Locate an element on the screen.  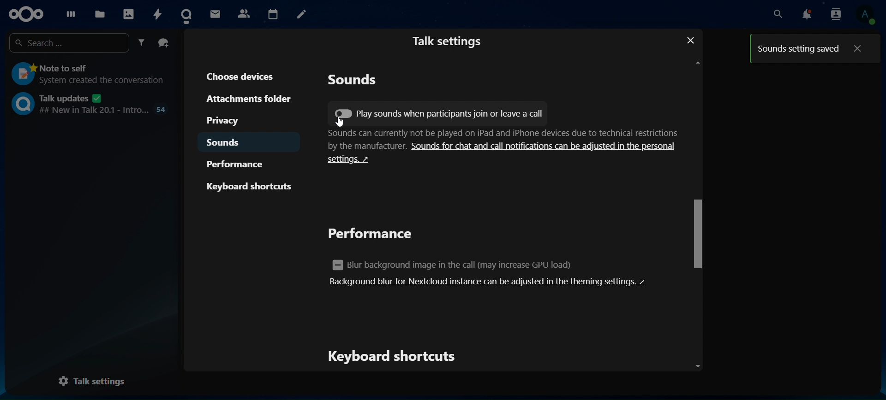
sounds is located at coordinates (228, 143).